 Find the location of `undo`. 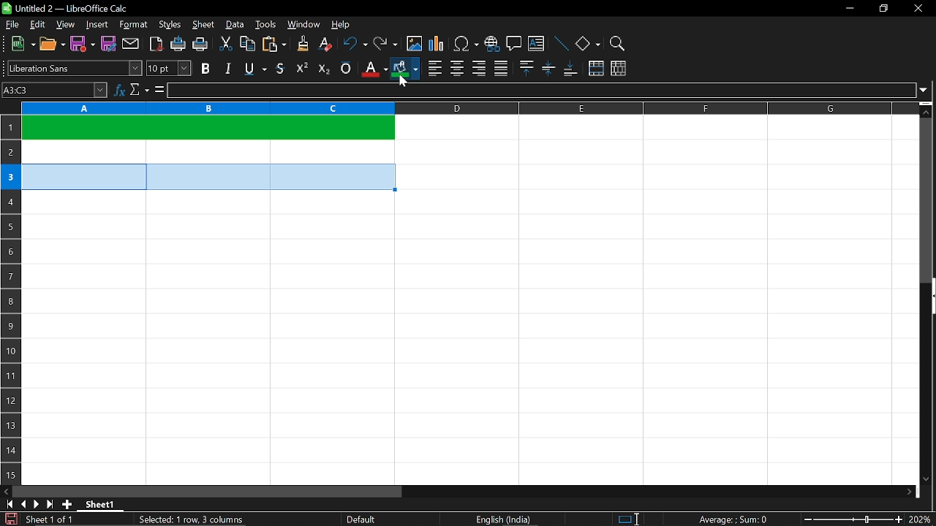

undo is located at coordinates (354, 45).